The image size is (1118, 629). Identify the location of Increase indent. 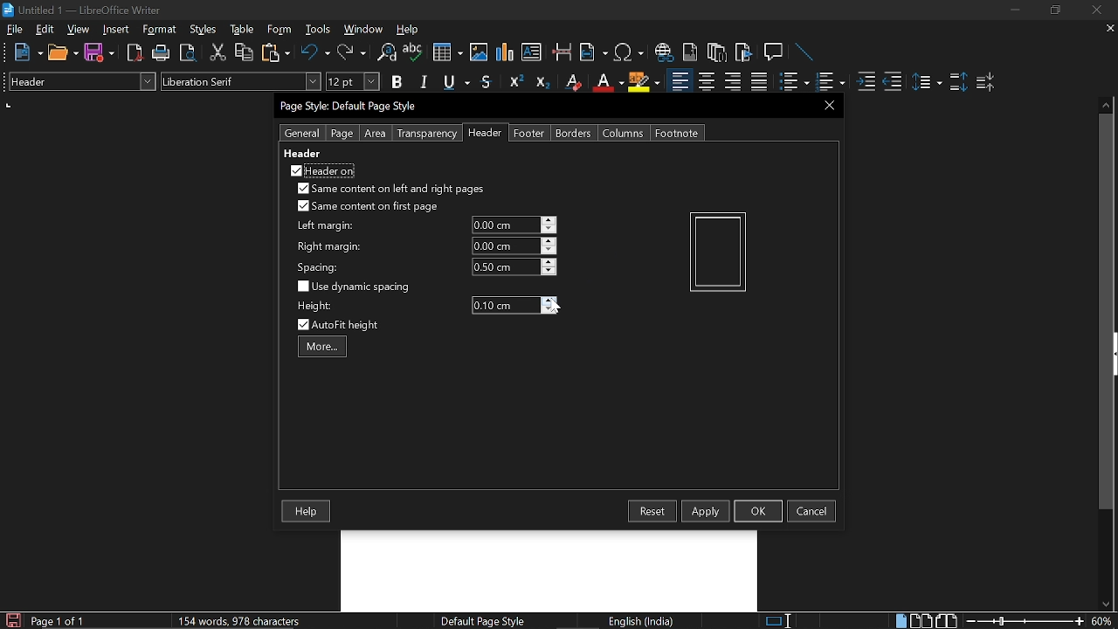
(865, 81).